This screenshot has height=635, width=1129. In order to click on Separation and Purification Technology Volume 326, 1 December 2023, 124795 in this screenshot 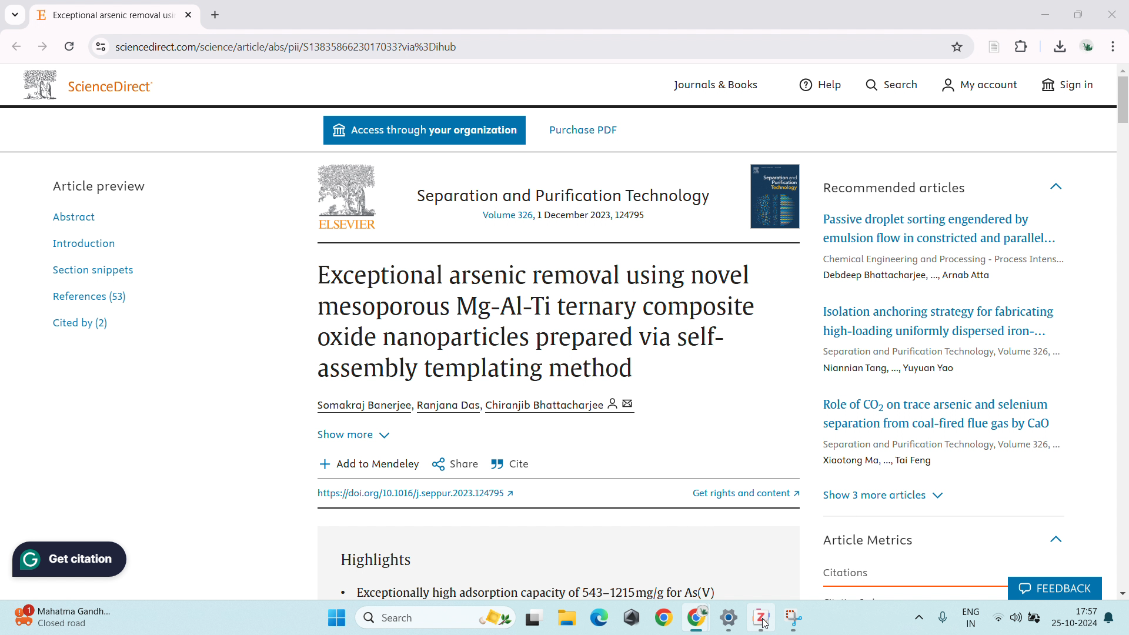, I will do `click(562, 203)`.